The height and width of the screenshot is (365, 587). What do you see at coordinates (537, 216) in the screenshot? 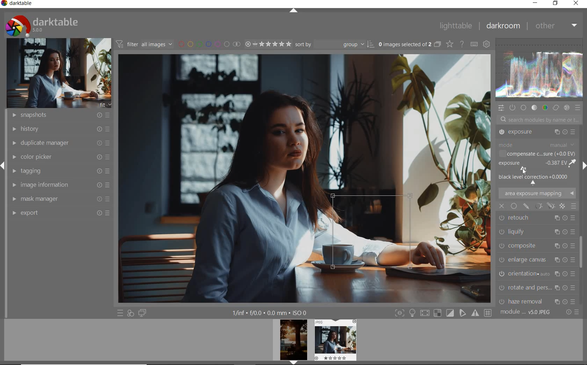
I see `ENLARGE CANVAS` at bounding box center [537, 216].